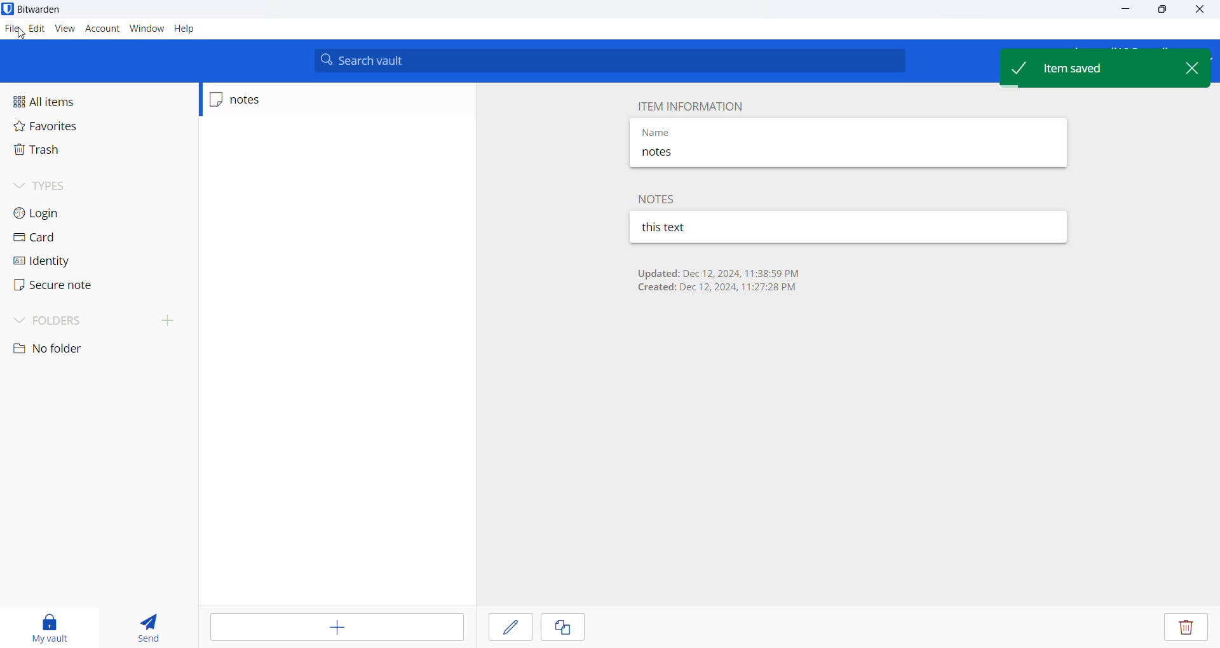 This screenshot has width=1220, height=648. I want to click on types, so click(58, 186).